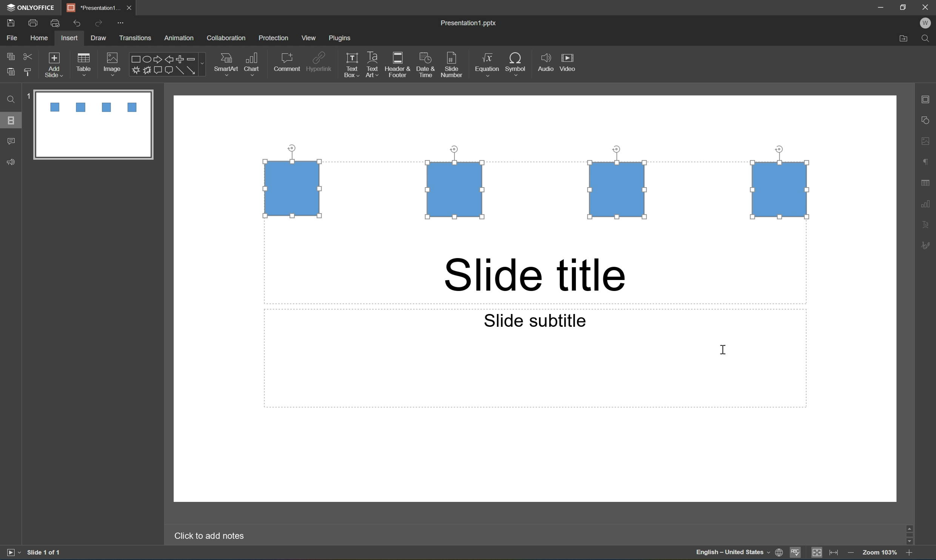 This screenshot has width=936, height=560. I want to click on text box, so click(349, 66).